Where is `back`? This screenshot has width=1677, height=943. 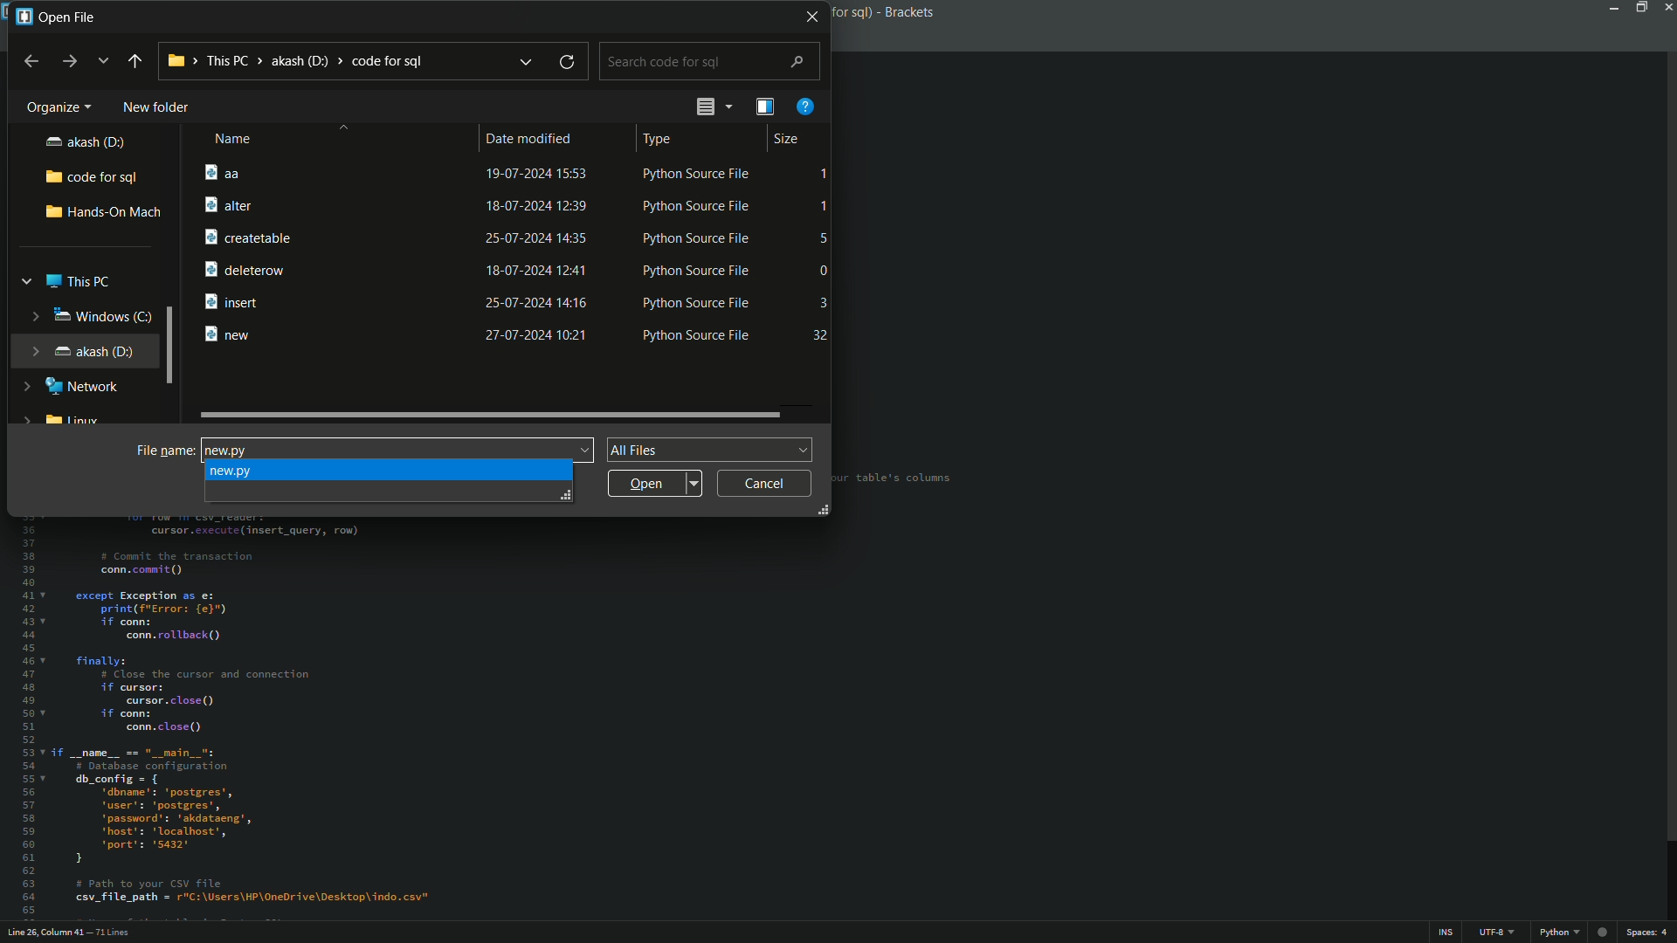 back is located at coordinates (134, 59).